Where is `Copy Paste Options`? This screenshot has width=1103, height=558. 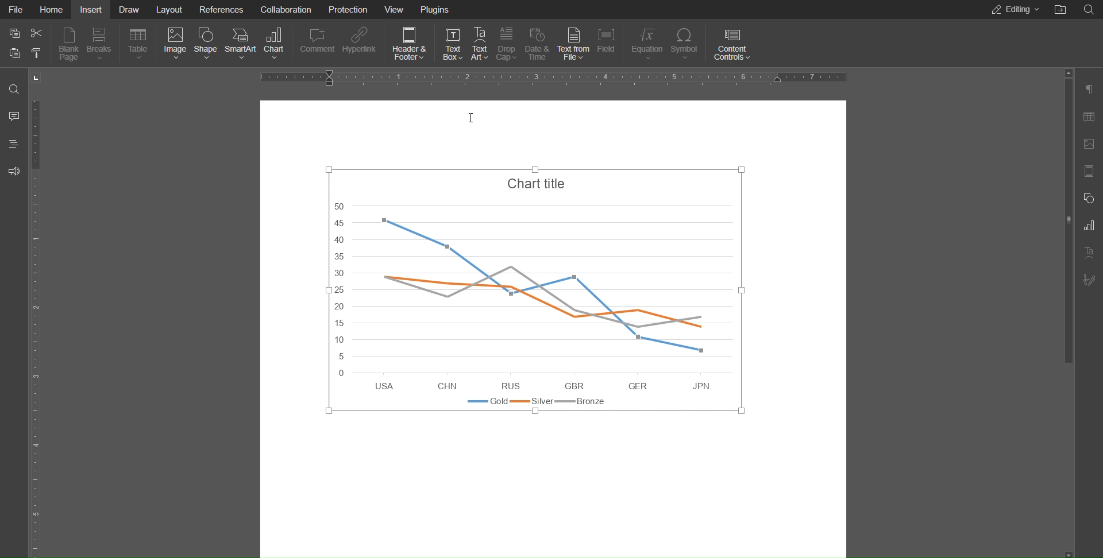
Copy Paste Options is located at coordinates (25, 45).